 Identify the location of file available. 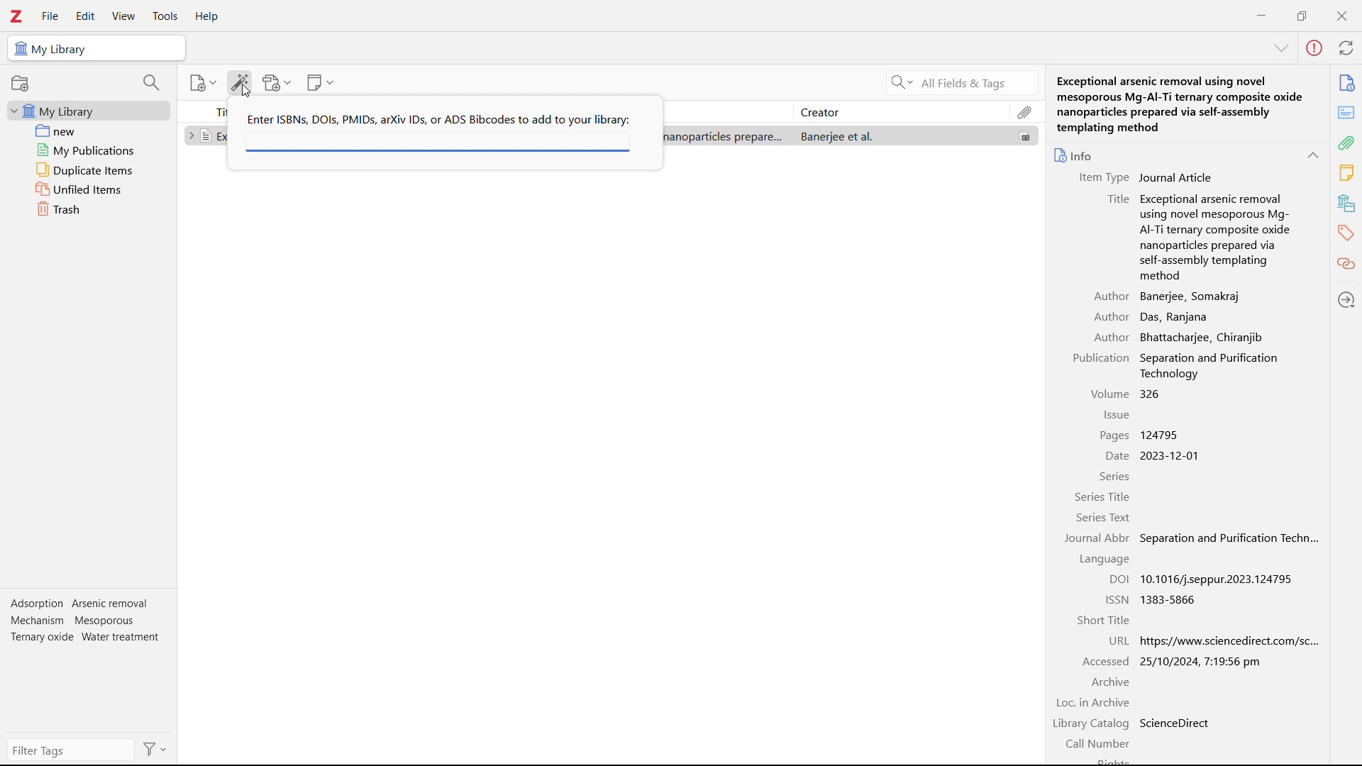
(1024, 136).